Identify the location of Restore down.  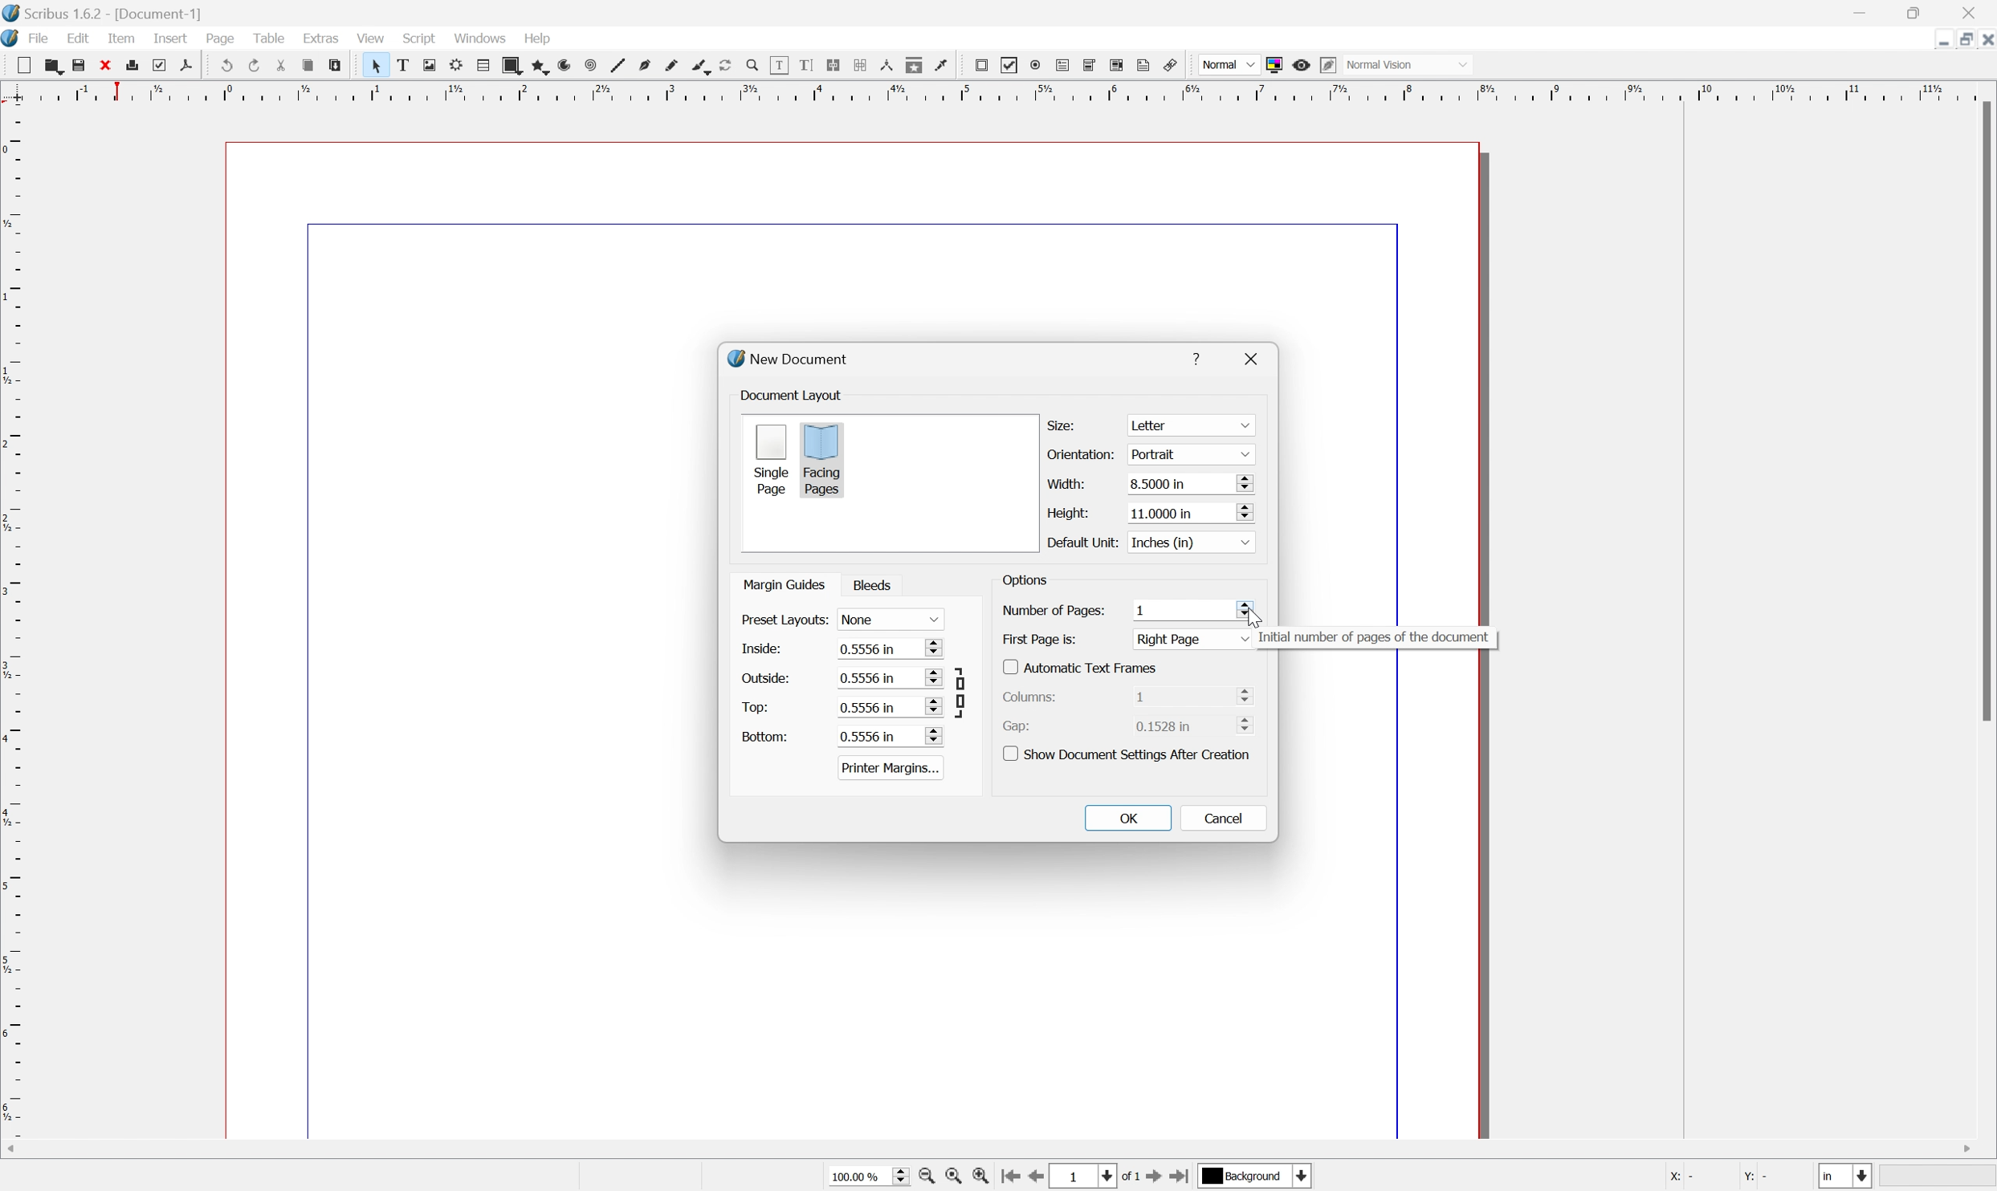
(1958, 39).